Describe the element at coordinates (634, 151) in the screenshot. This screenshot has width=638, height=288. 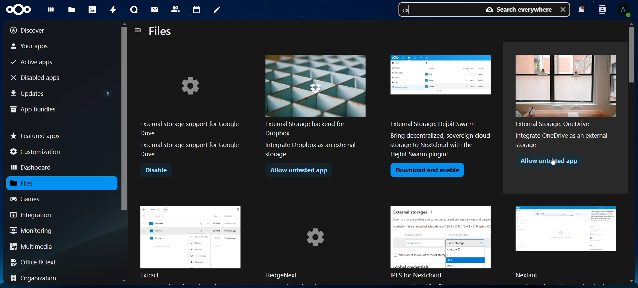
I see `scrollbar` at that location.